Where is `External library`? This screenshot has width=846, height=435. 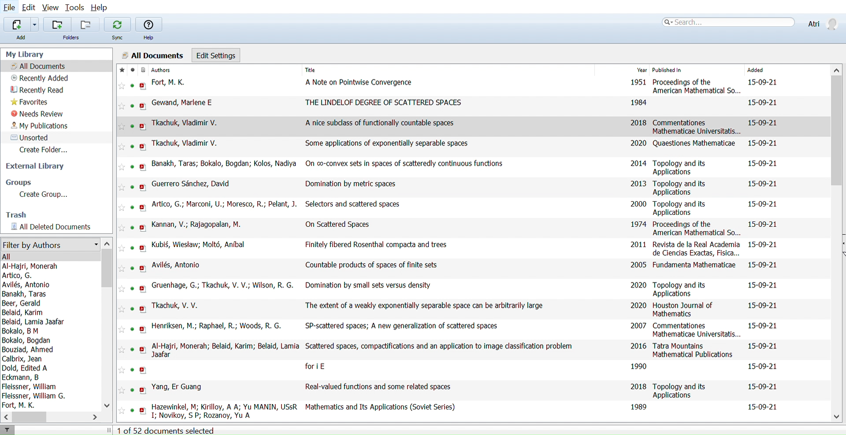 External library is located at coordinates (35, 166).